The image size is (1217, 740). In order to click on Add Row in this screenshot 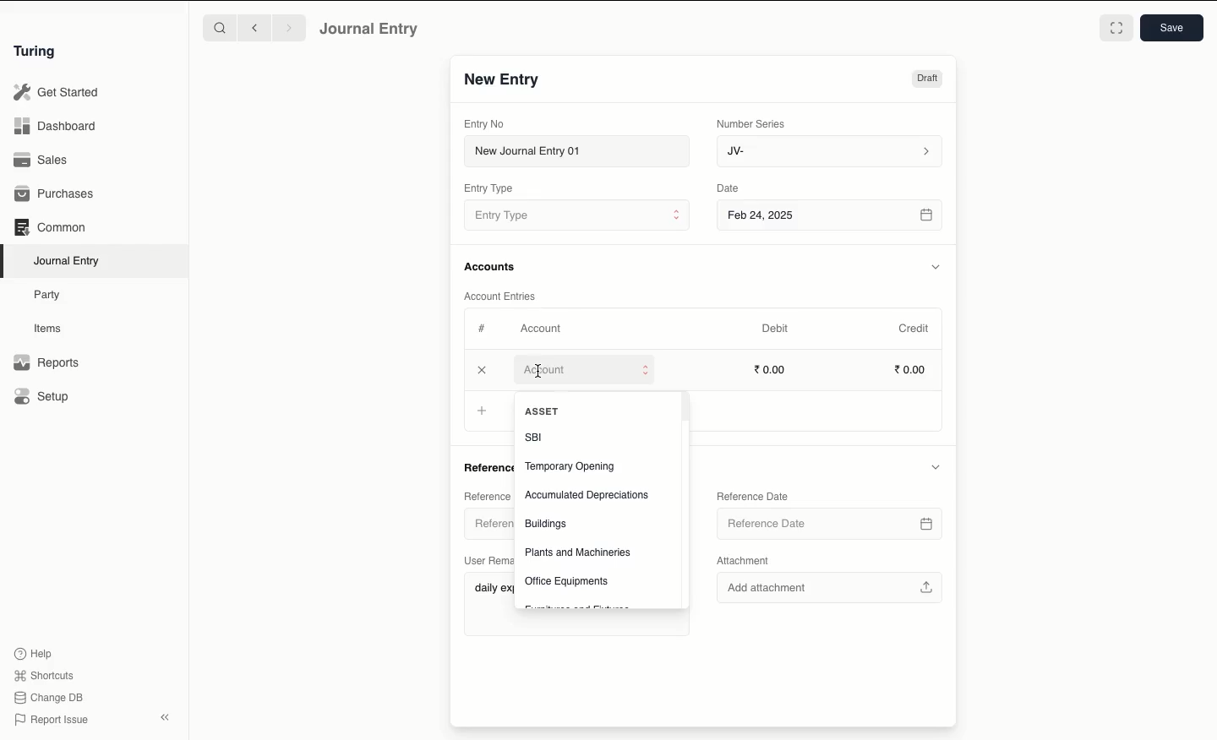, I will do `click(541, 411)`.